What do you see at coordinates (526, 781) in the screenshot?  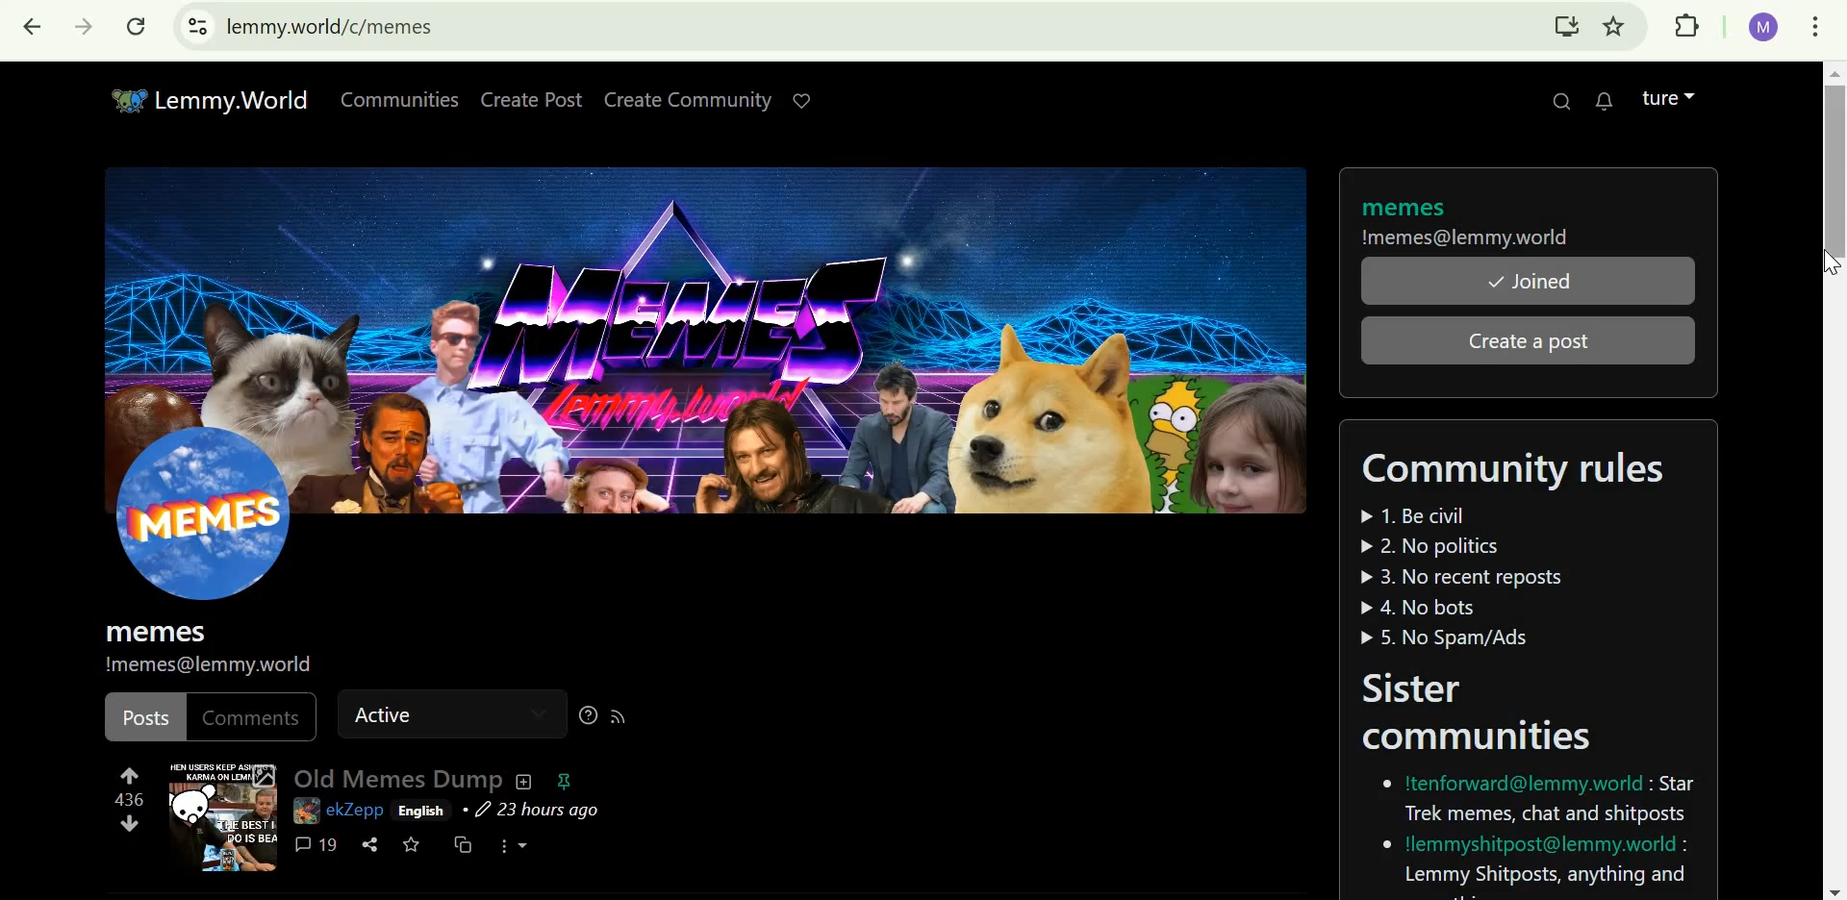 I see `collapse` at bounding box center [526, 781].